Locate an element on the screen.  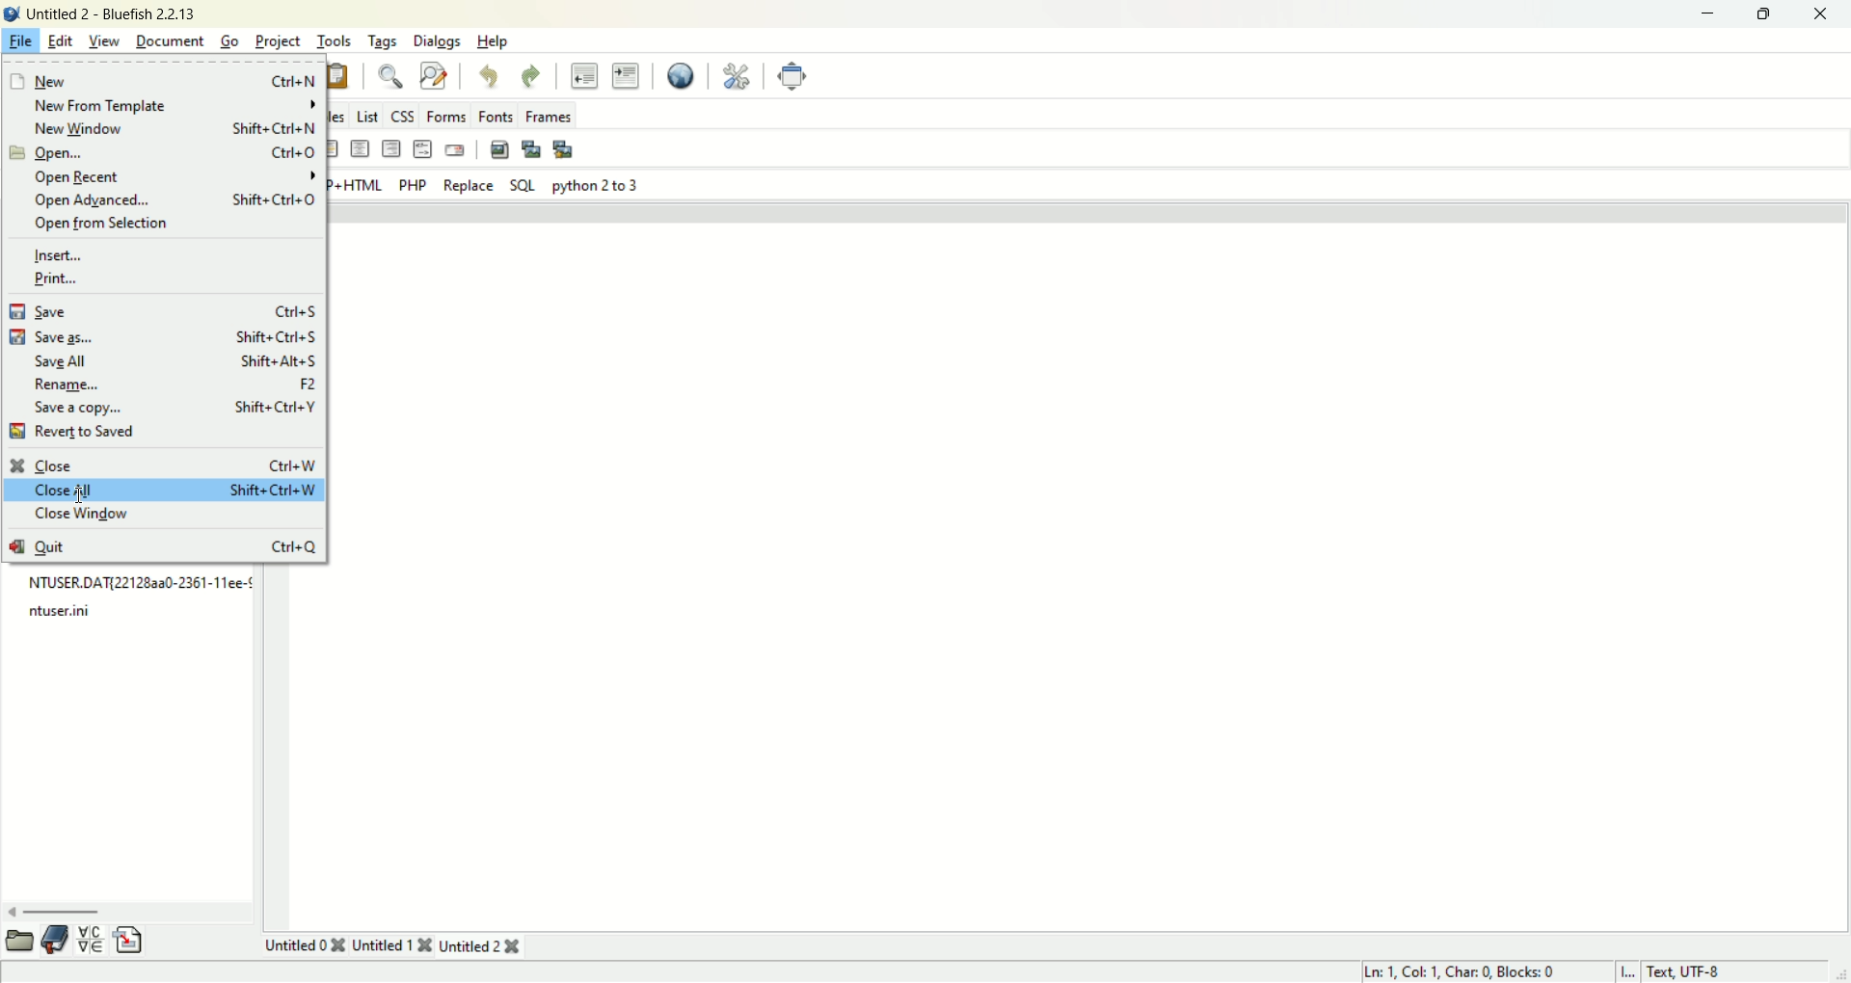
insert special character is located at coordinates (94, 937).